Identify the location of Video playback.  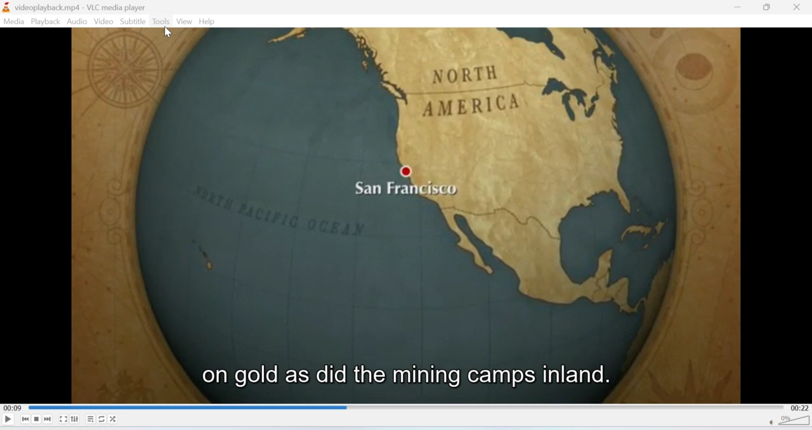
(406, 223).